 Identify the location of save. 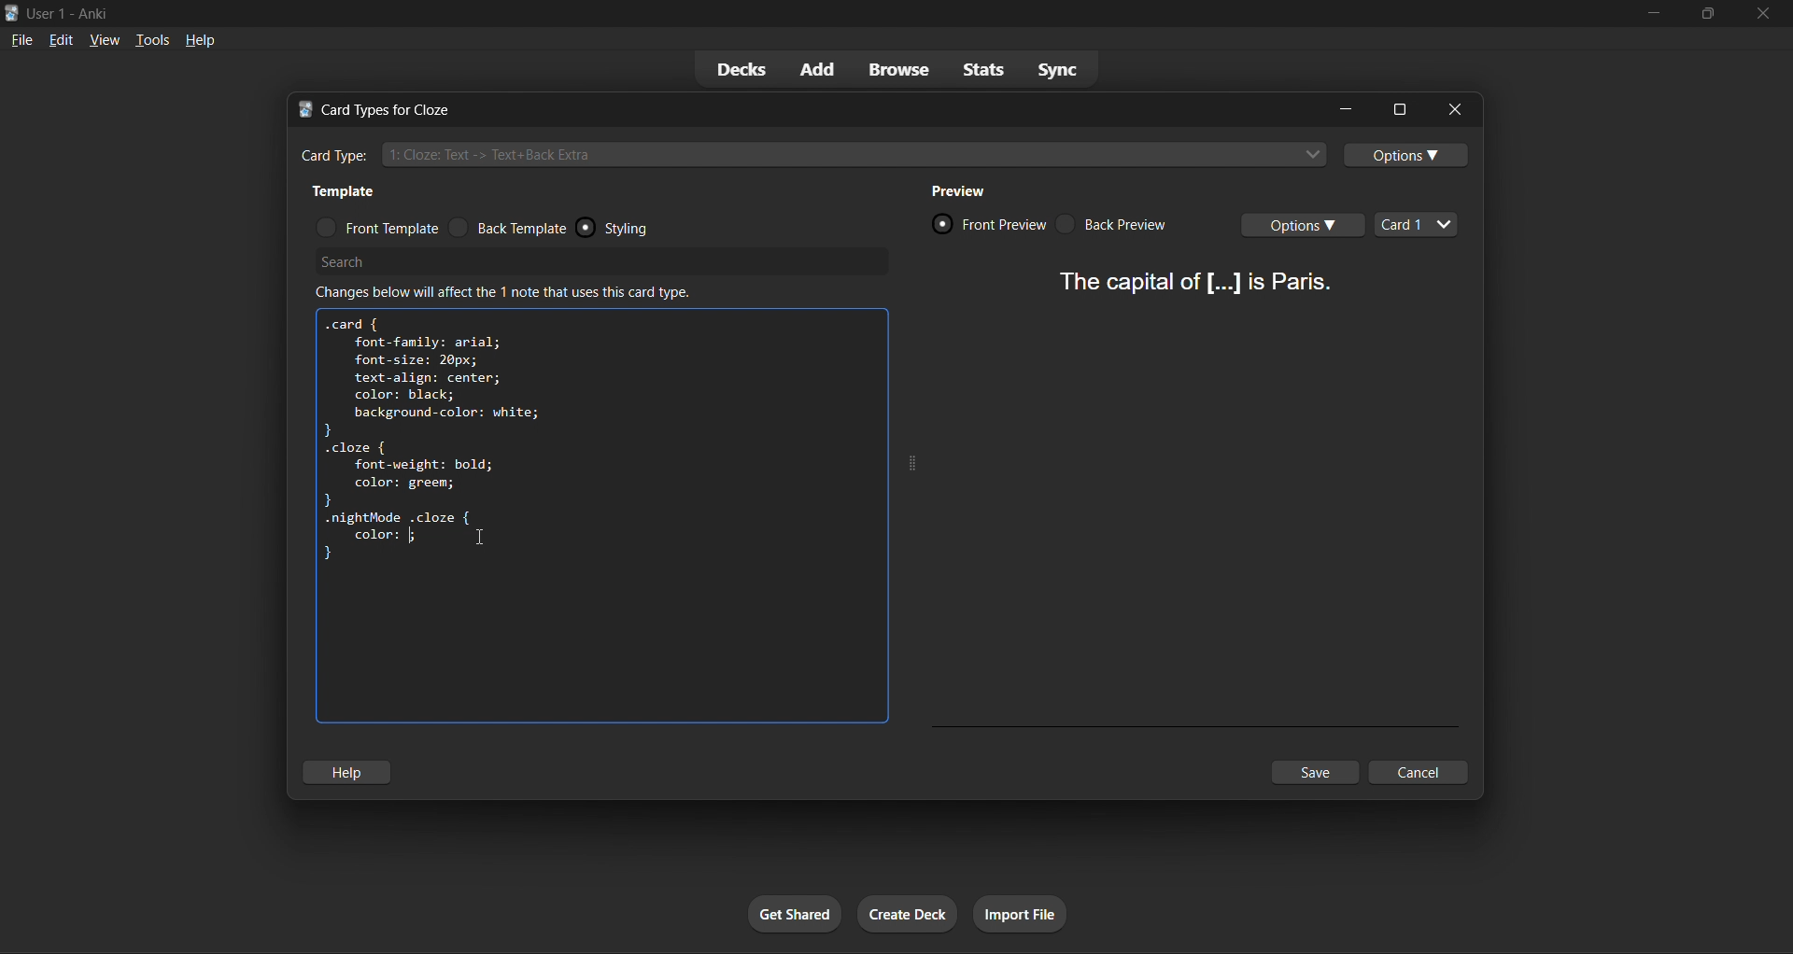
(1319, 774).